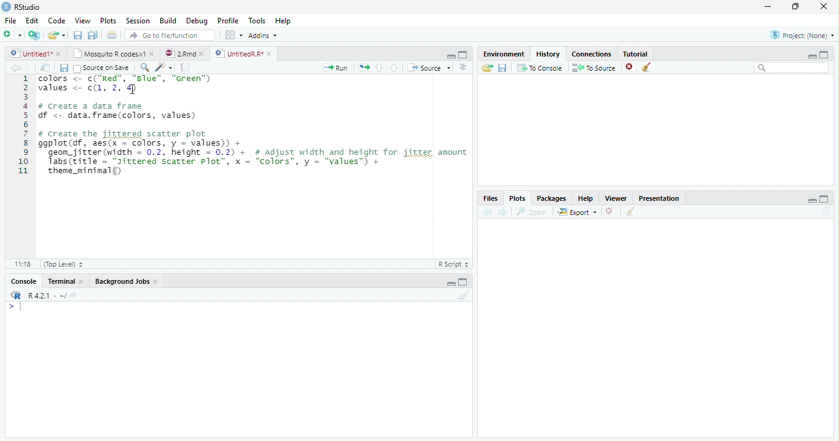  Describe the element at coordinates (586, 198) in the screenshot. I see `Help` at that location.